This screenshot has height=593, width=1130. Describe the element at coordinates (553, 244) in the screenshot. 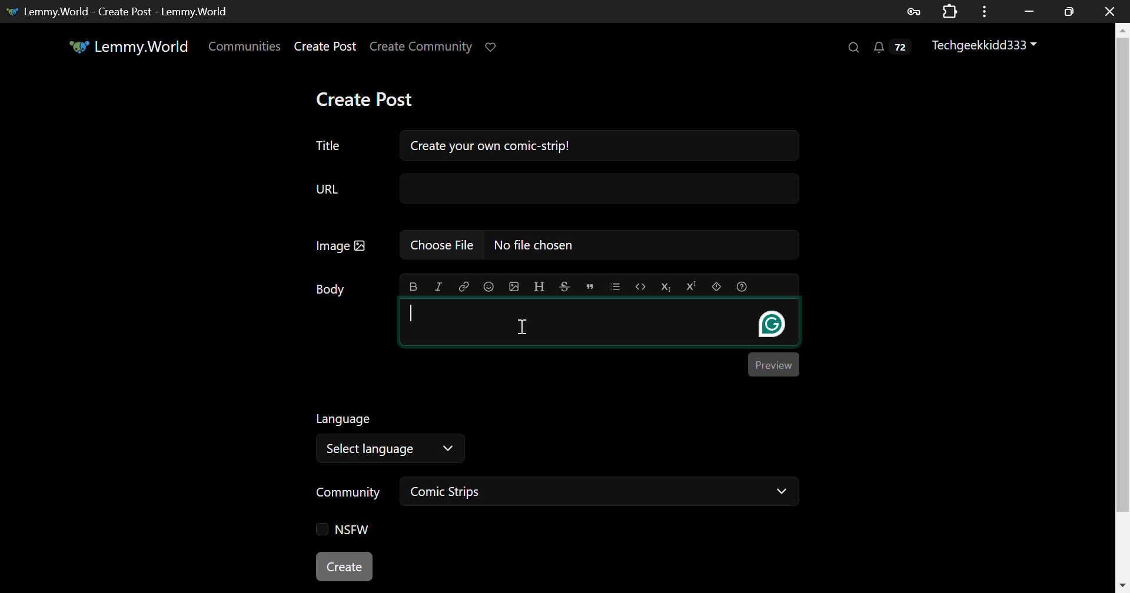

I see `Image Field` at that location.